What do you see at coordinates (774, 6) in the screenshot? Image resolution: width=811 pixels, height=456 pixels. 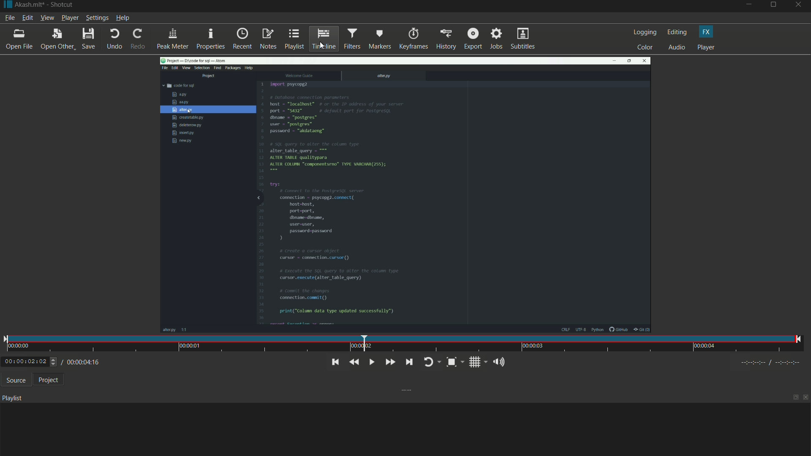 I see `maximize` at bounding box center [774, 6].